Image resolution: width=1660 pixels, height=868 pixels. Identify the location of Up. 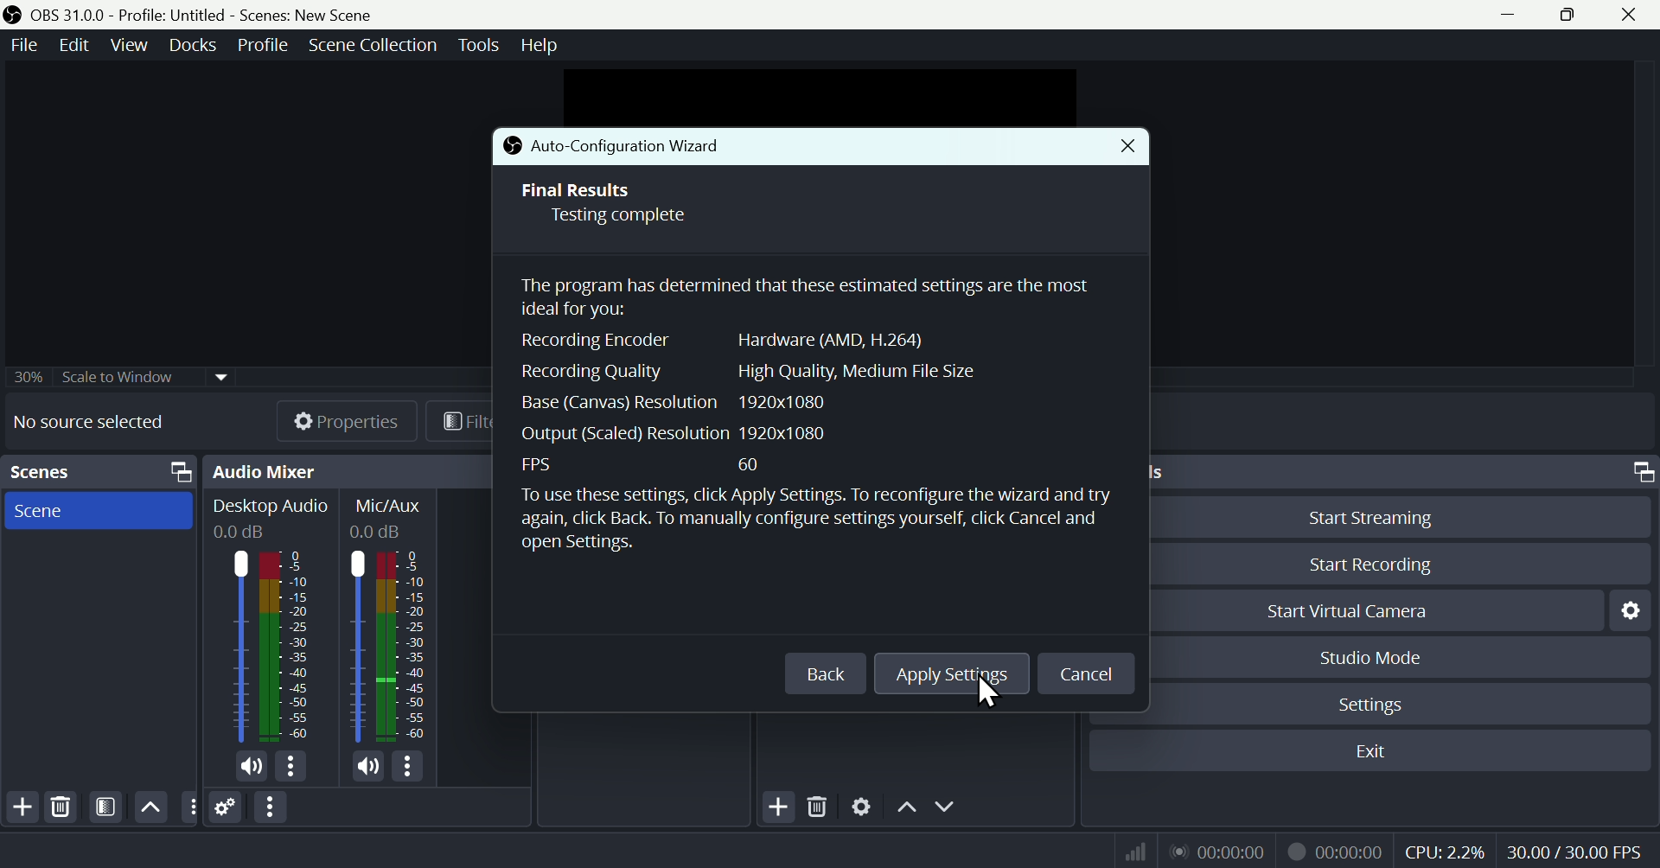
(905, 806).